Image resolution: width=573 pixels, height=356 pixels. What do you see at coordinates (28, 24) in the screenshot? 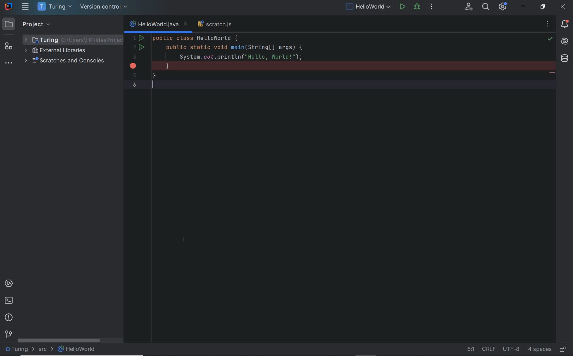
I see `project` at bounding box center [28, 24].